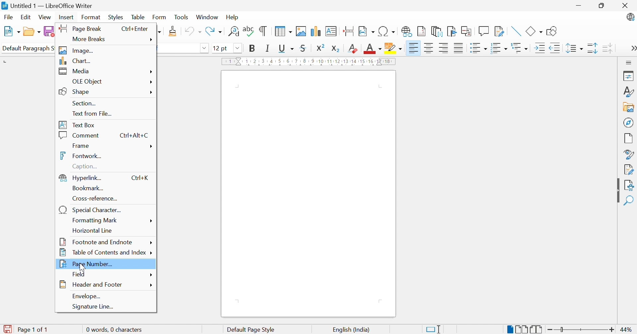  I want to click on Section..., so click(86, 103).